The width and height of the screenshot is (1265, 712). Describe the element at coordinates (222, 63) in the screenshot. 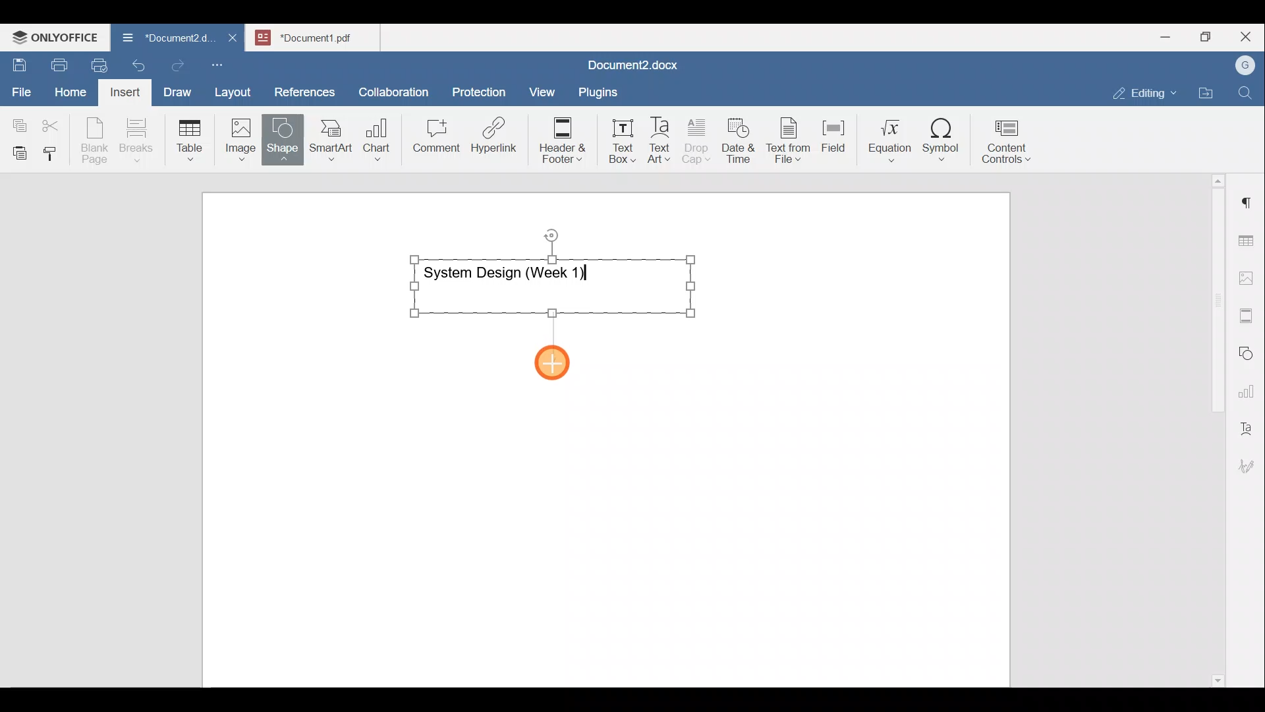

I see `Customize quick access toolbar` at that location.